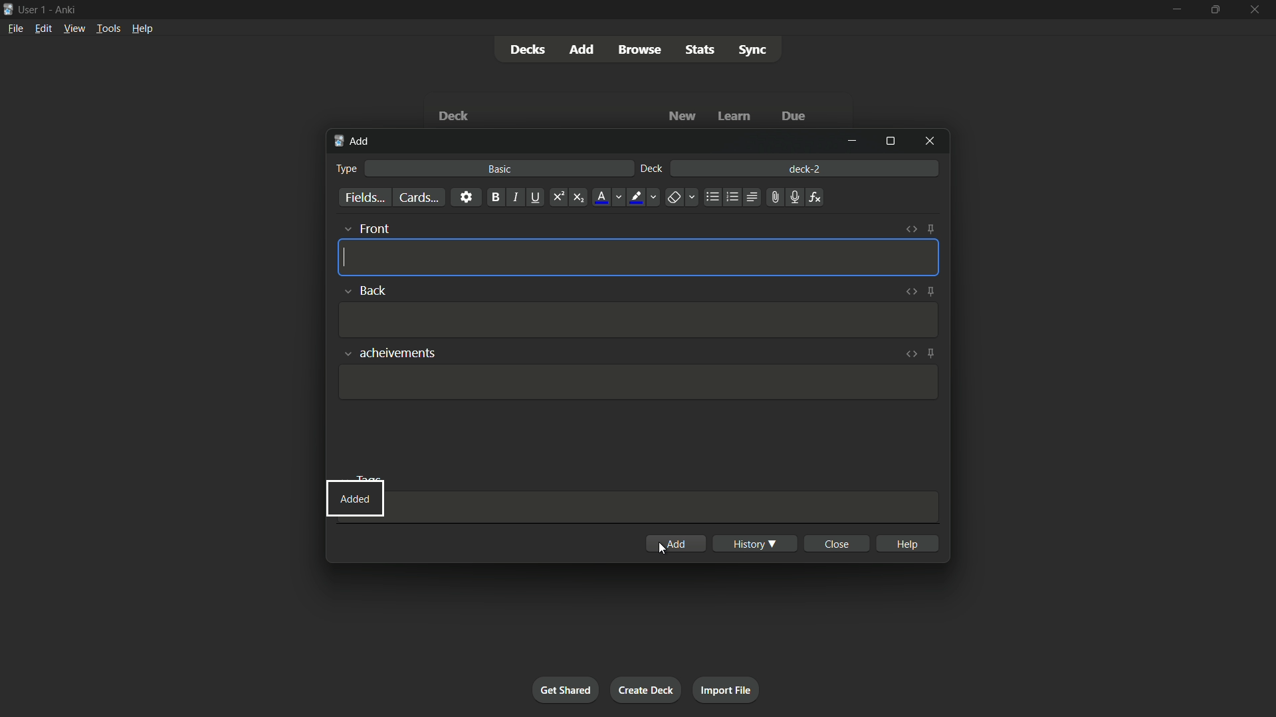  What do you see at coordinates (566, 690) in the screenshot?
I see `get shared` at bounding box center [566, 690].